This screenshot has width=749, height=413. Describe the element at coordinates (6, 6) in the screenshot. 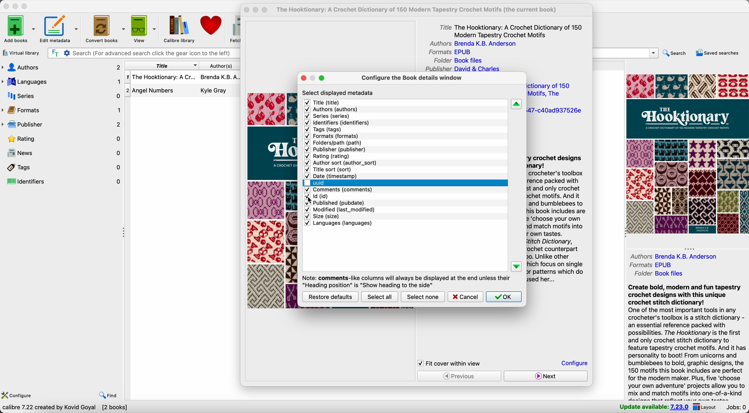

I see `close` at that location.